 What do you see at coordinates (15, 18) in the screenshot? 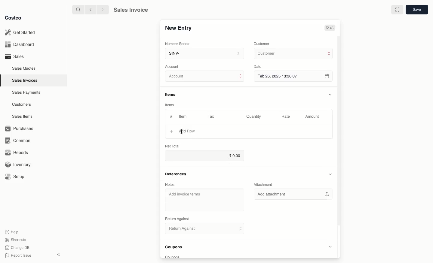
I see `Costco` at bounding box center [15, 18].